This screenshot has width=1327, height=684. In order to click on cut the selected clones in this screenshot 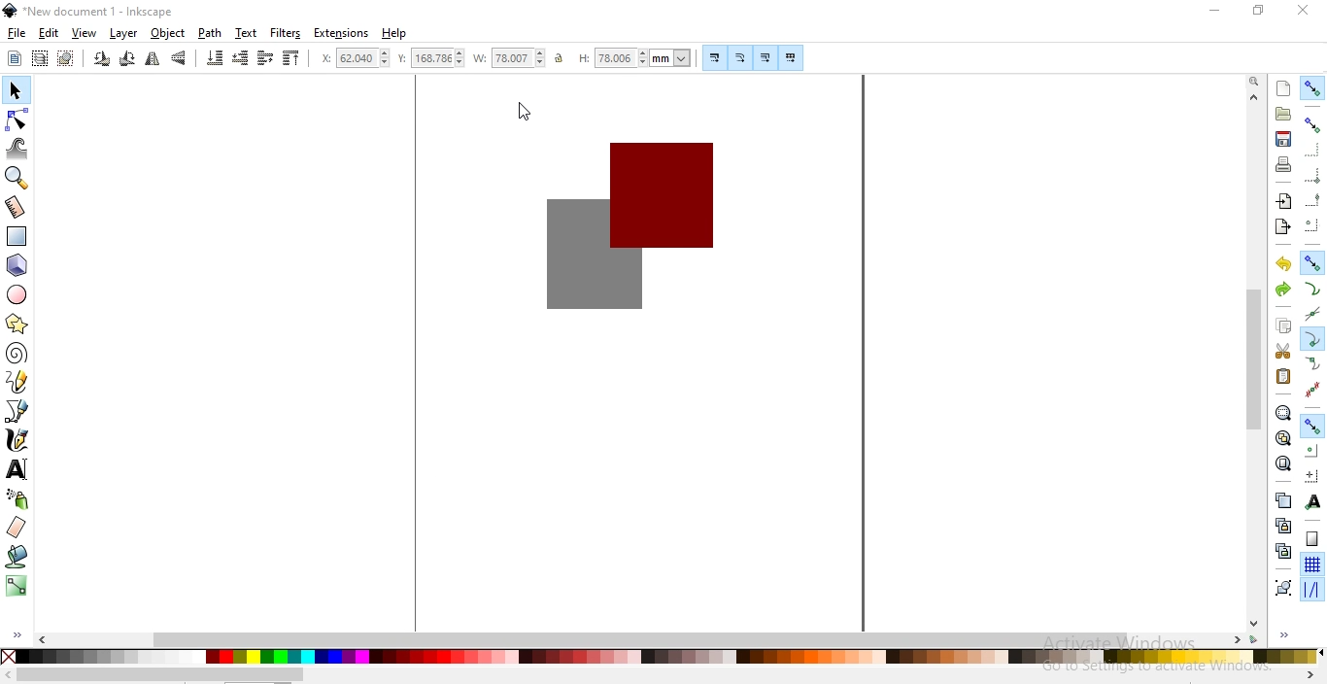, I will do `click(1283, 550)`.